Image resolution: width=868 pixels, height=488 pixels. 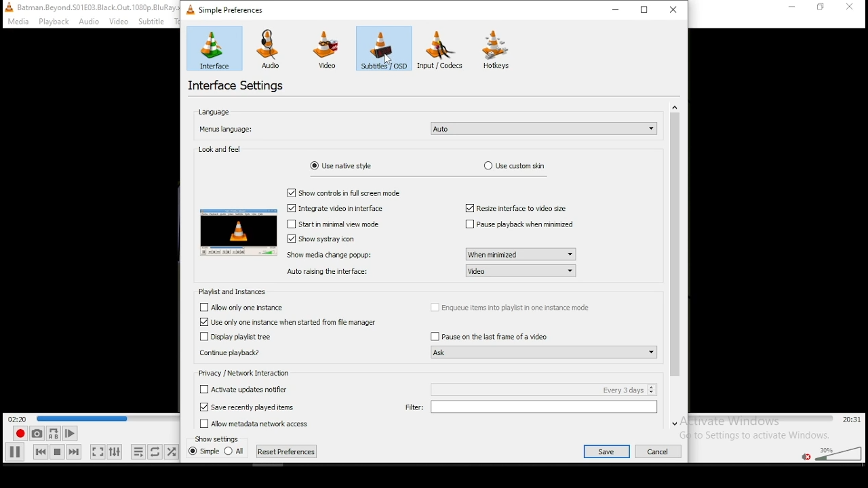 I want to click on checkbox: use only one instance when started from file manager, so click(x=291, y=323).